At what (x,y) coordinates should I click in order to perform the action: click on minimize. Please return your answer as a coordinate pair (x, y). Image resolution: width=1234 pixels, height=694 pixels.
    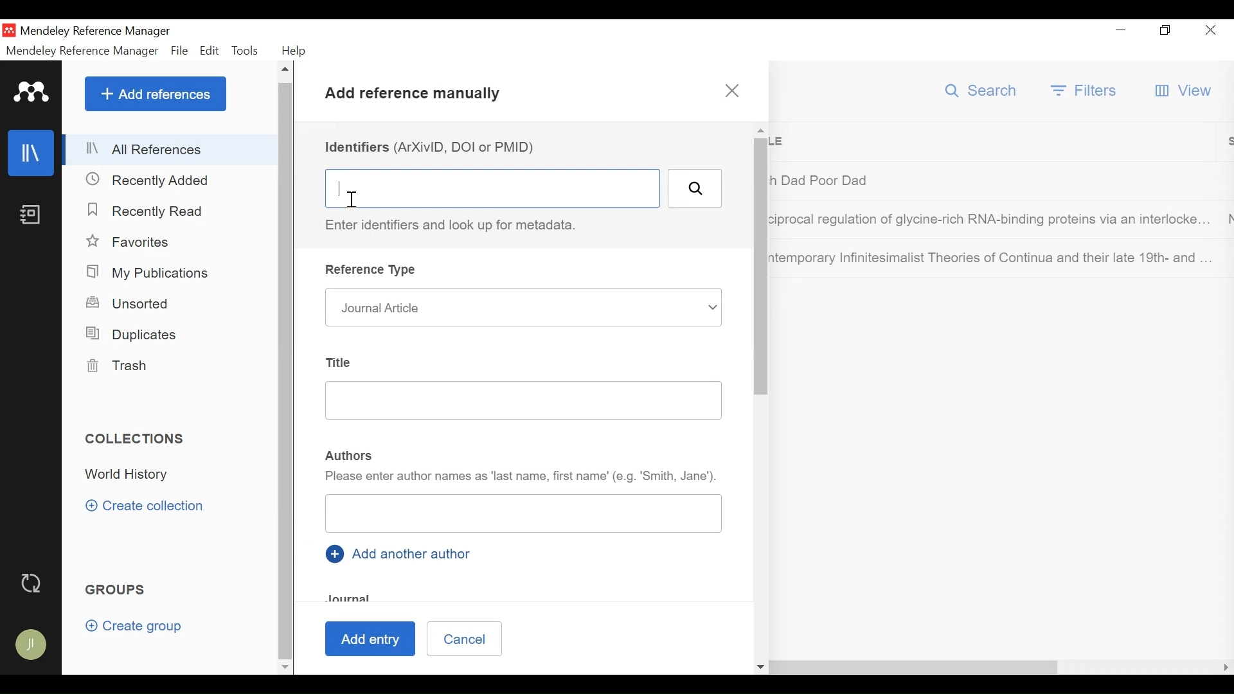
    Looking at the image, I should click on (1121, 31).